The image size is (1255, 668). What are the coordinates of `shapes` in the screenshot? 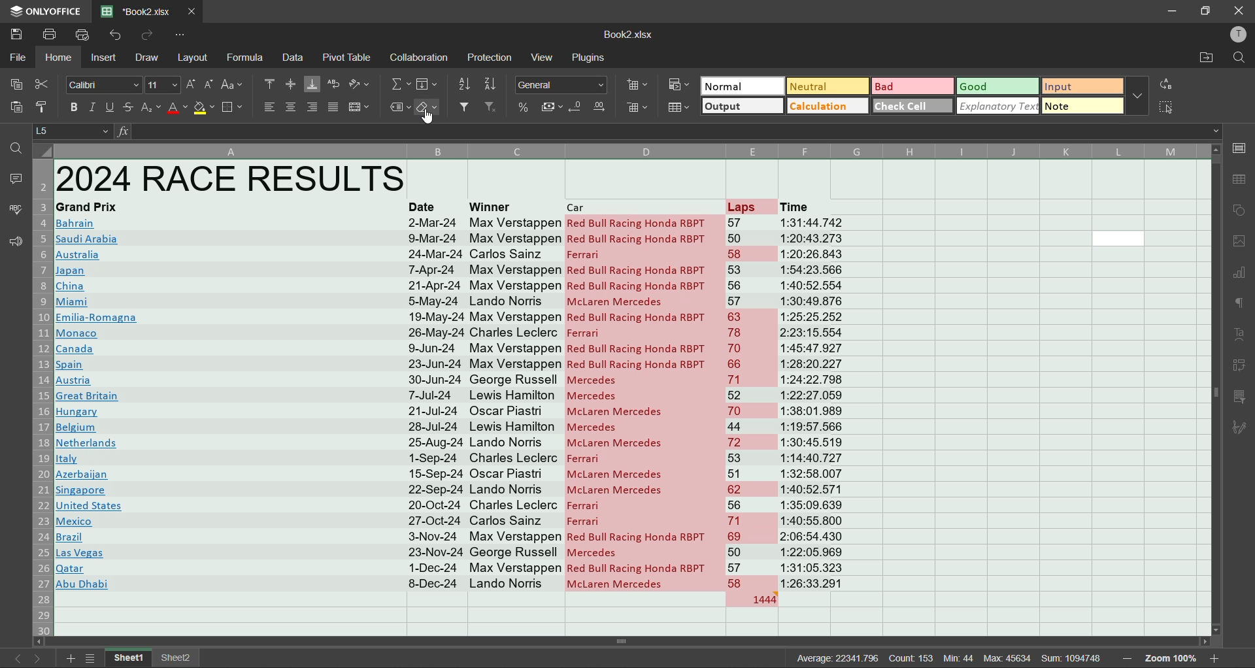 It's located at (1241, 212).